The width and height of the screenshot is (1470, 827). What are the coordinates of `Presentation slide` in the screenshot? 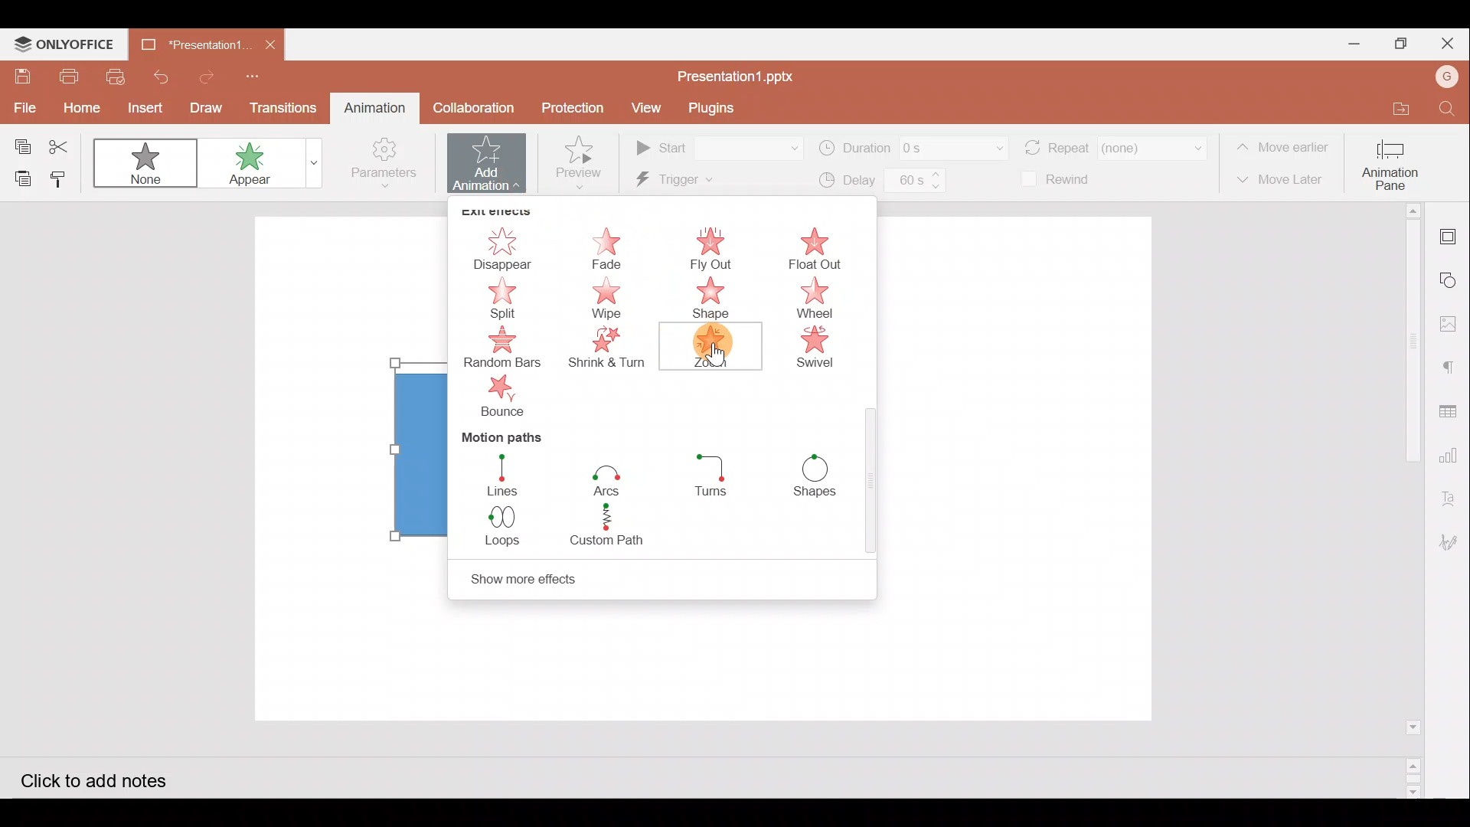 It's located at (1019, 470).